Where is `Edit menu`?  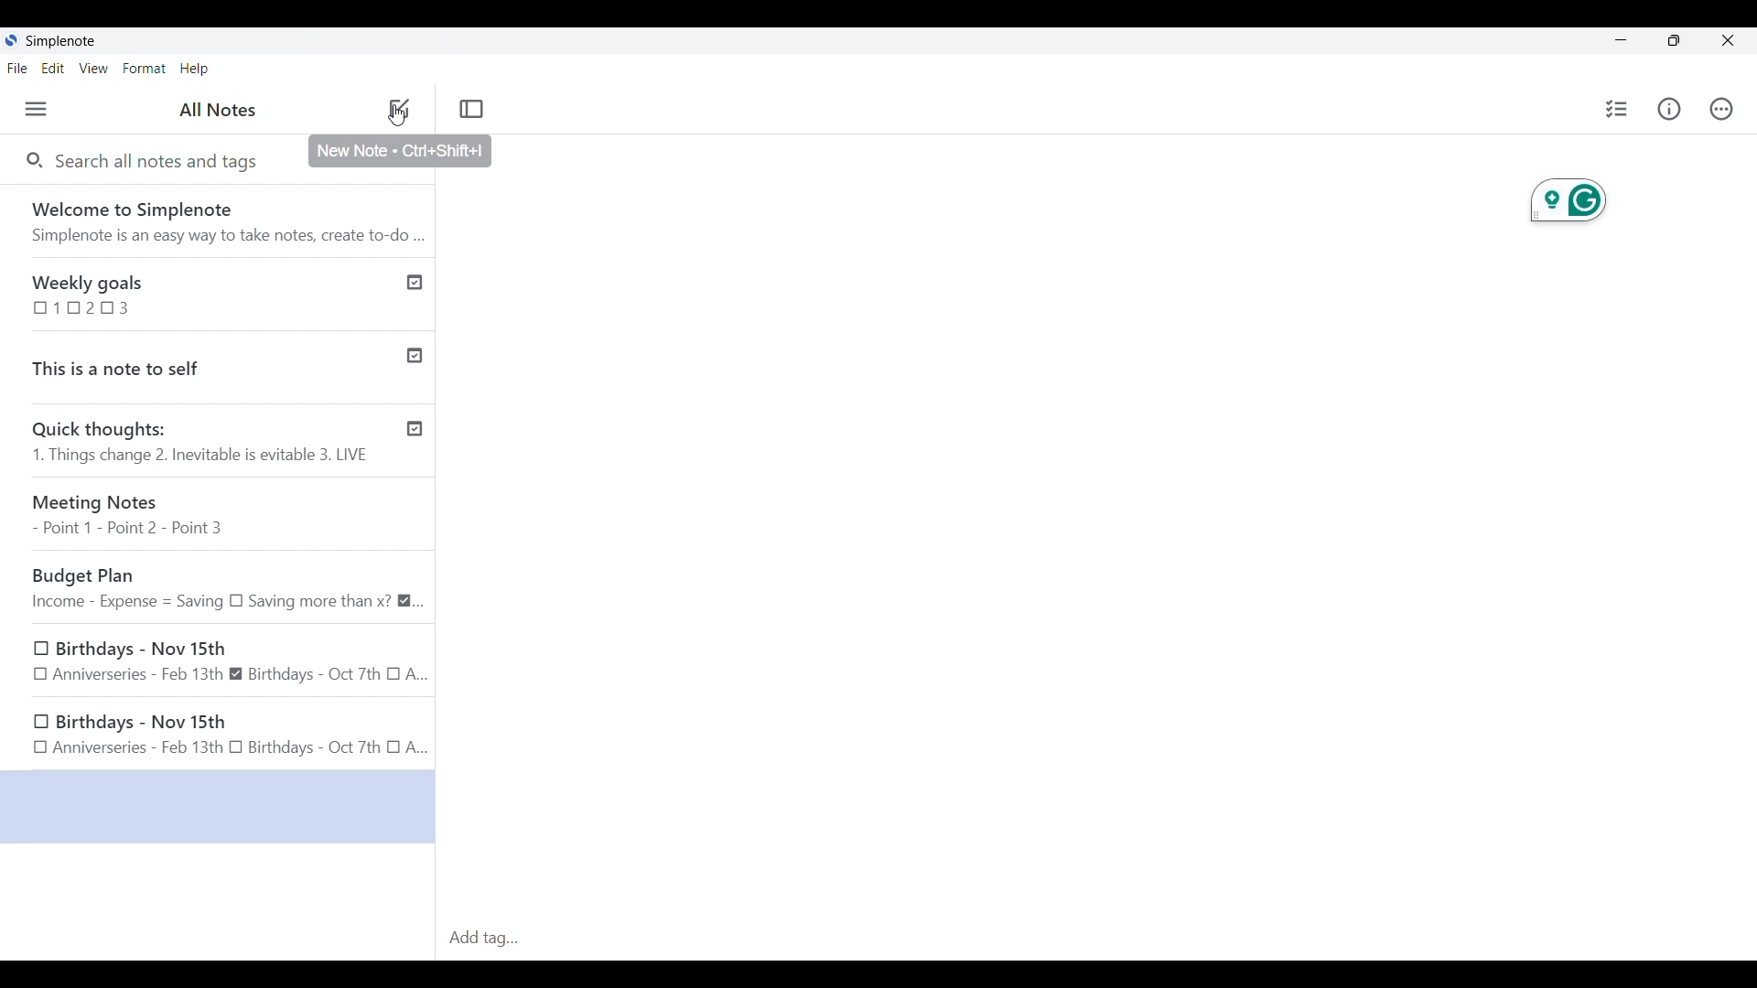 Edit menu is located at coordinates (53, 68).